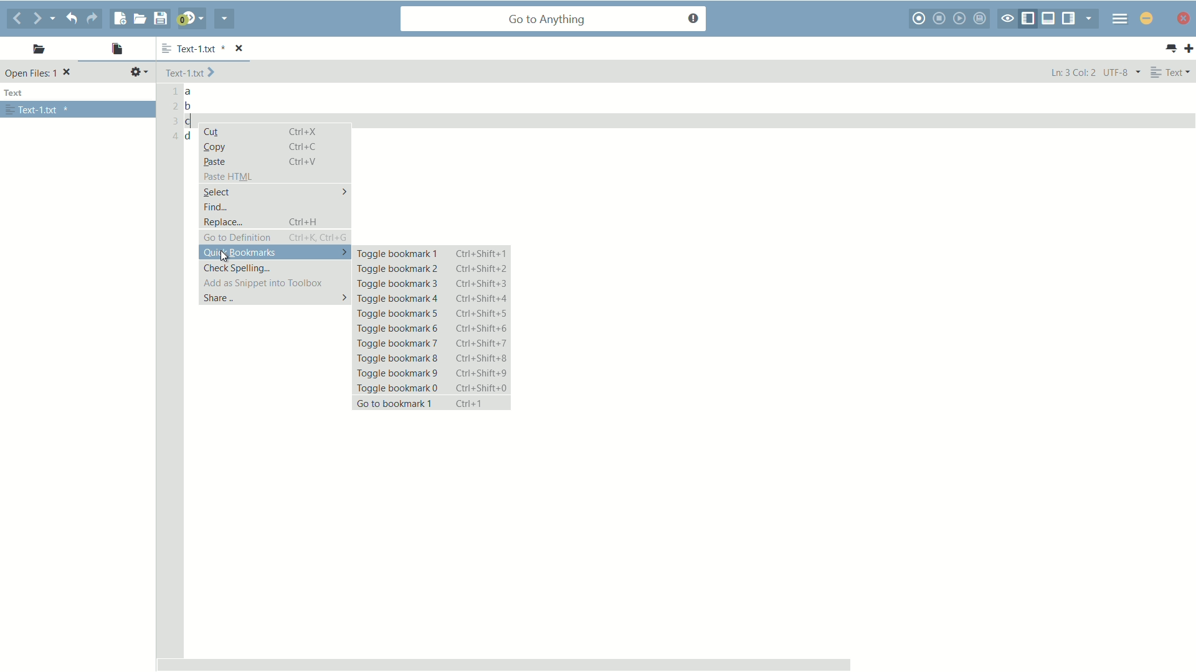  I want to click on go to anything, so click(555, 19).